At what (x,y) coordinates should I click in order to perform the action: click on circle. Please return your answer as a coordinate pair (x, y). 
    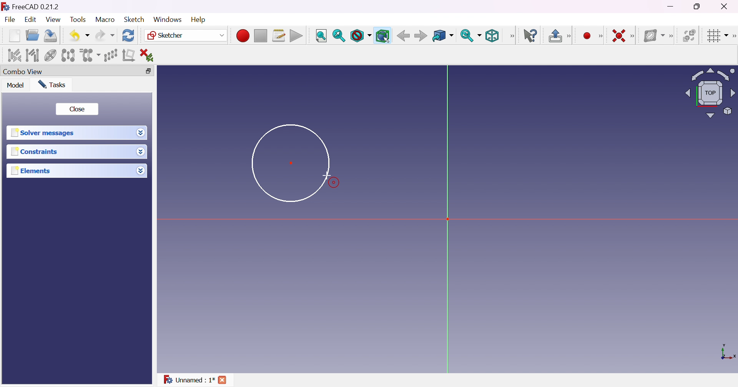
    Looking at the image, I should click on (291, 162).